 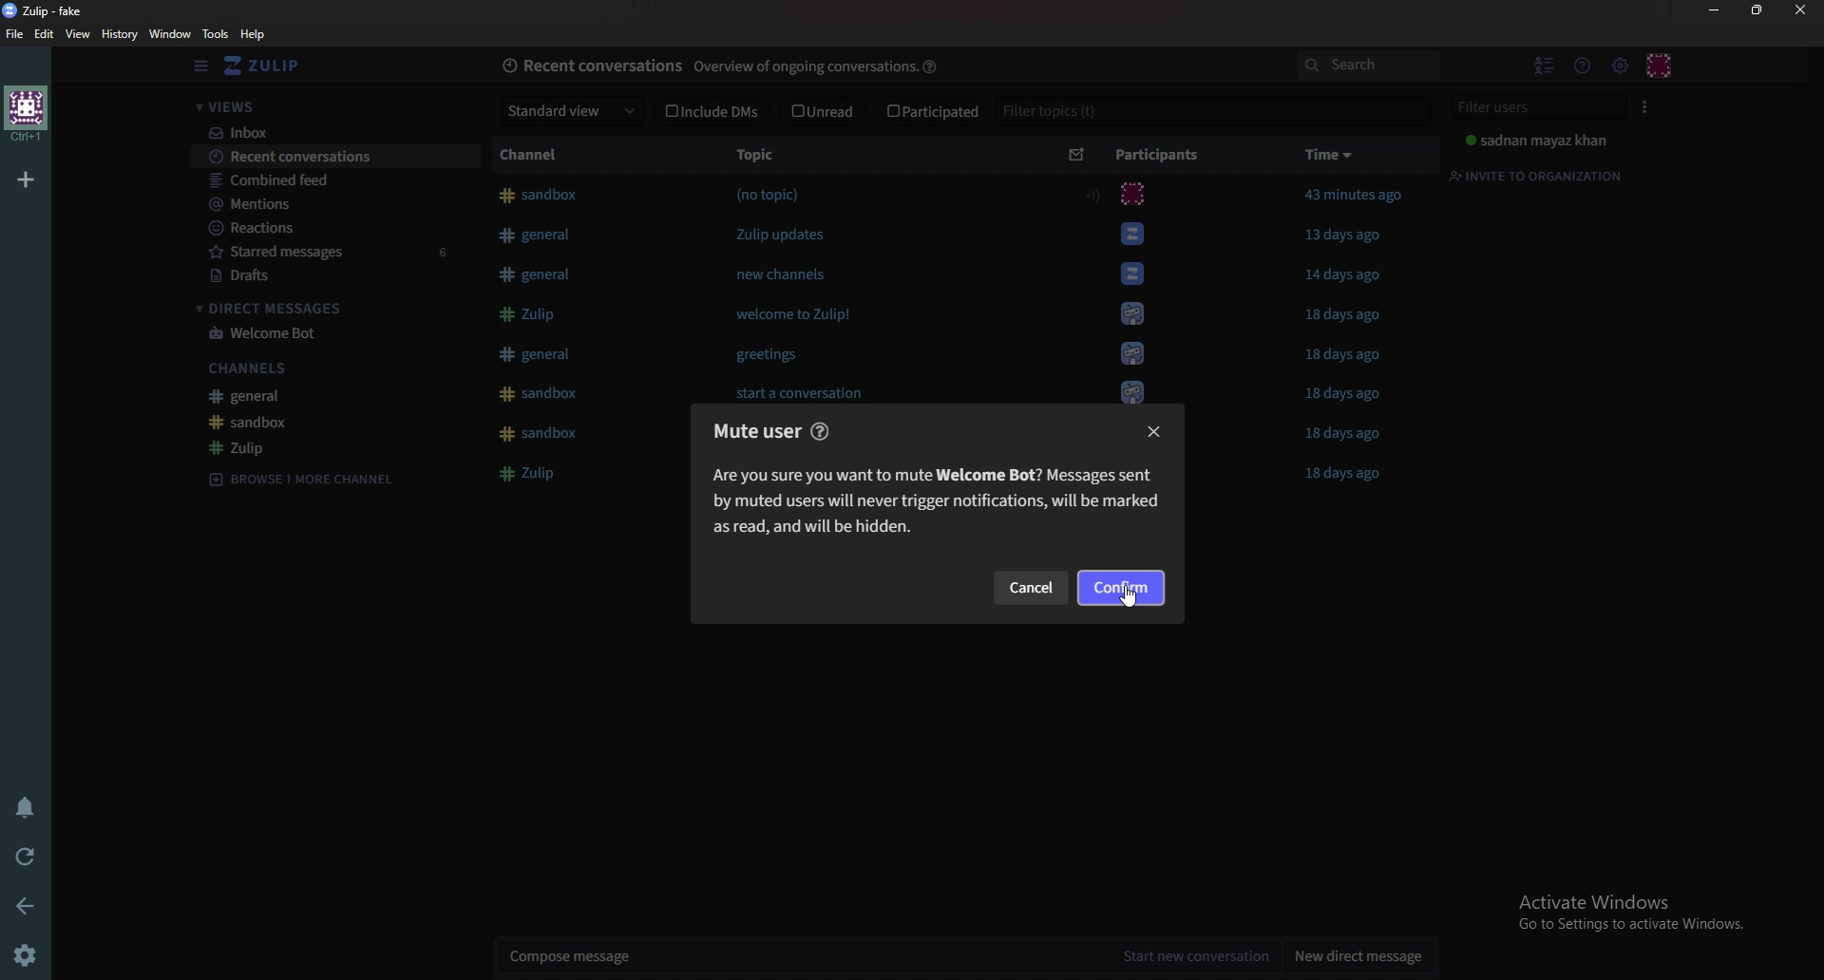 I want to click on greetings, so click(x=767, y=355).